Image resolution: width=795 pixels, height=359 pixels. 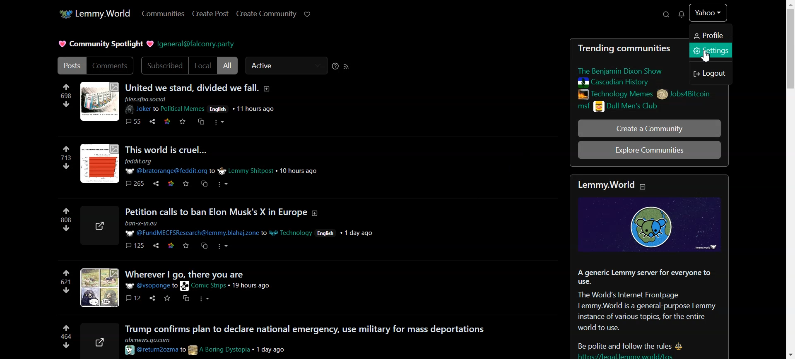 What do you see at coordinates (251, 172) in the screenshot?
I see `Lemmy Shitpost` at bounding box center [251, 172].